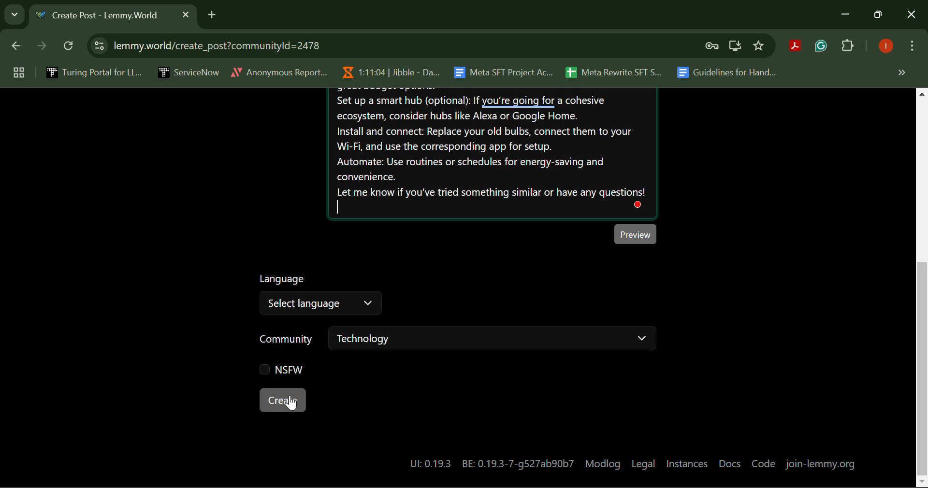 The height and width of the screenshot is (488, 928). I want to click on Website Address, so click(340, 45).